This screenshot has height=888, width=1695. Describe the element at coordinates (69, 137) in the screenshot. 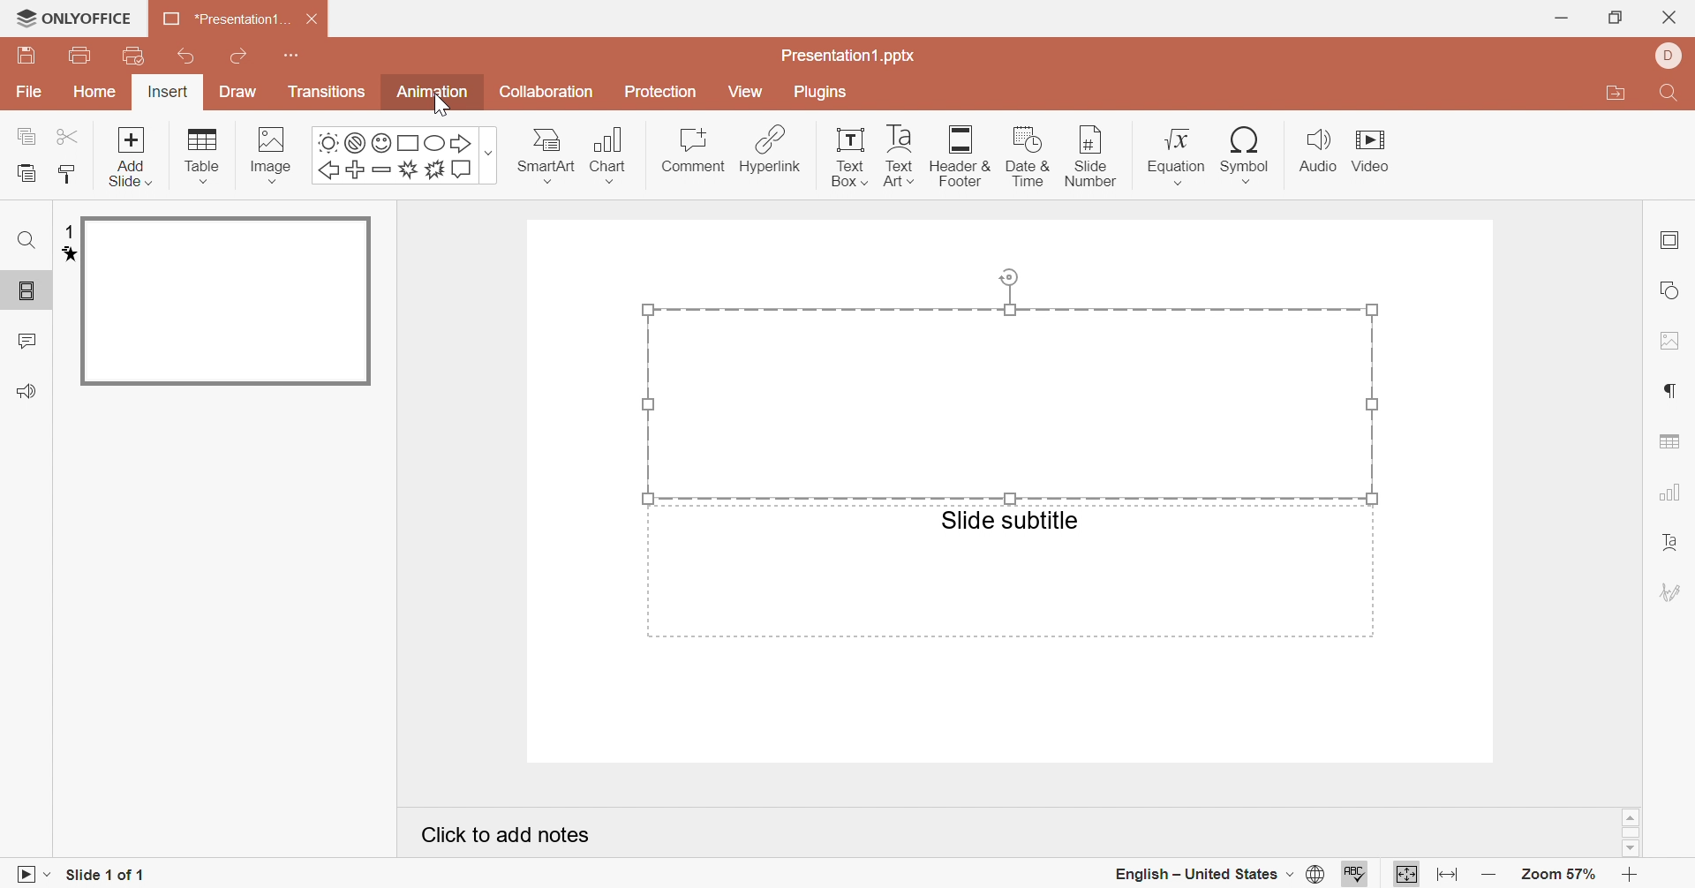

I see `cut` at that location.